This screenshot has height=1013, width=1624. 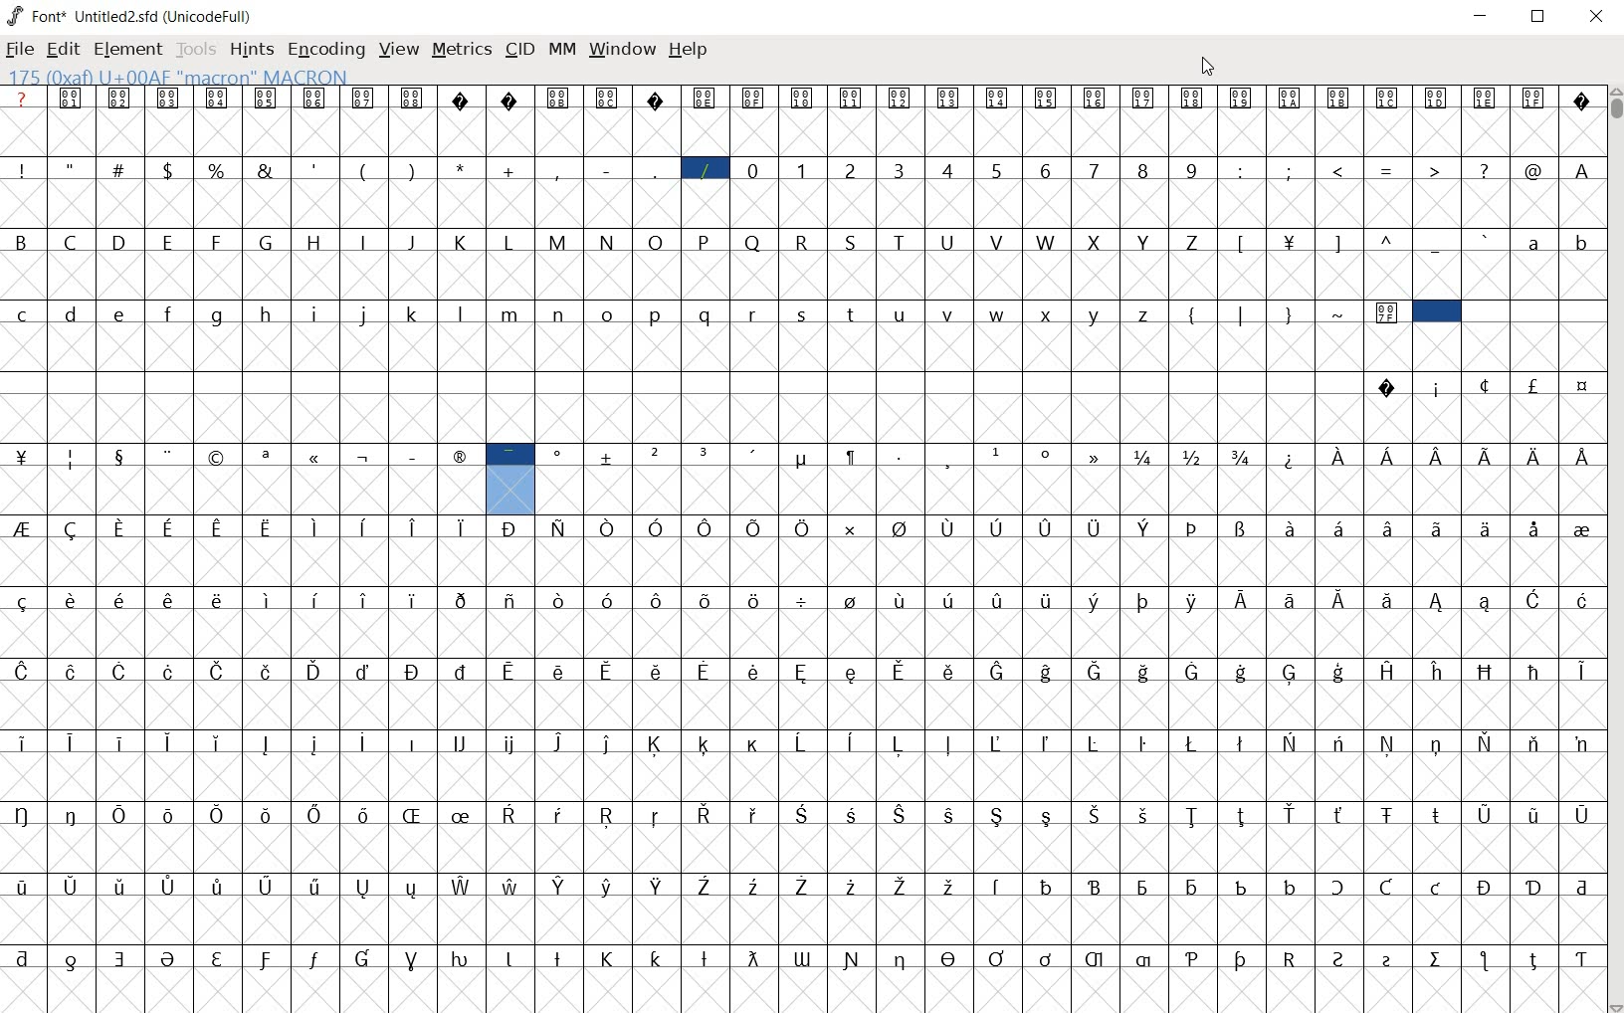 What do you see at coordinates (1461, 479) in the screenshot?
I see `Latin extended characters` at bounding box center [1461, 479].